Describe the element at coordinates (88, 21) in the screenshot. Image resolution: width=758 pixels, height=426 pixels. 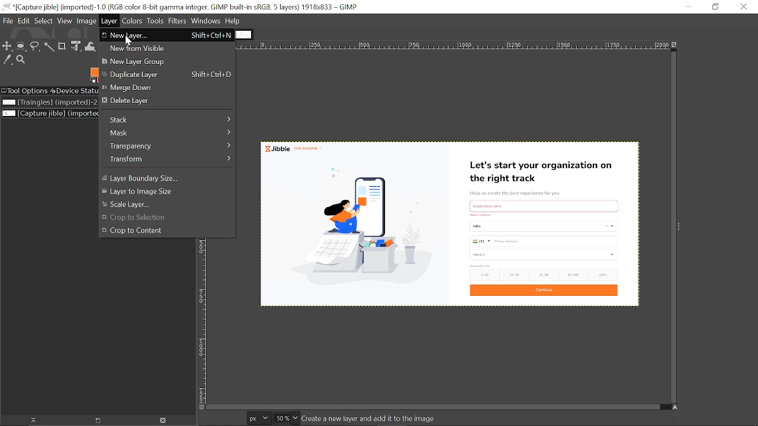
I see `image` at that location.